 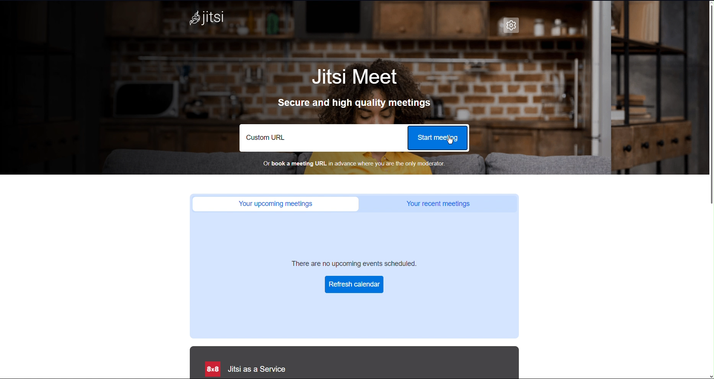 What do you see at coordinates (439, 139) in the screenshot?
I see `Start Meeting` at bounding box center [439, 139].